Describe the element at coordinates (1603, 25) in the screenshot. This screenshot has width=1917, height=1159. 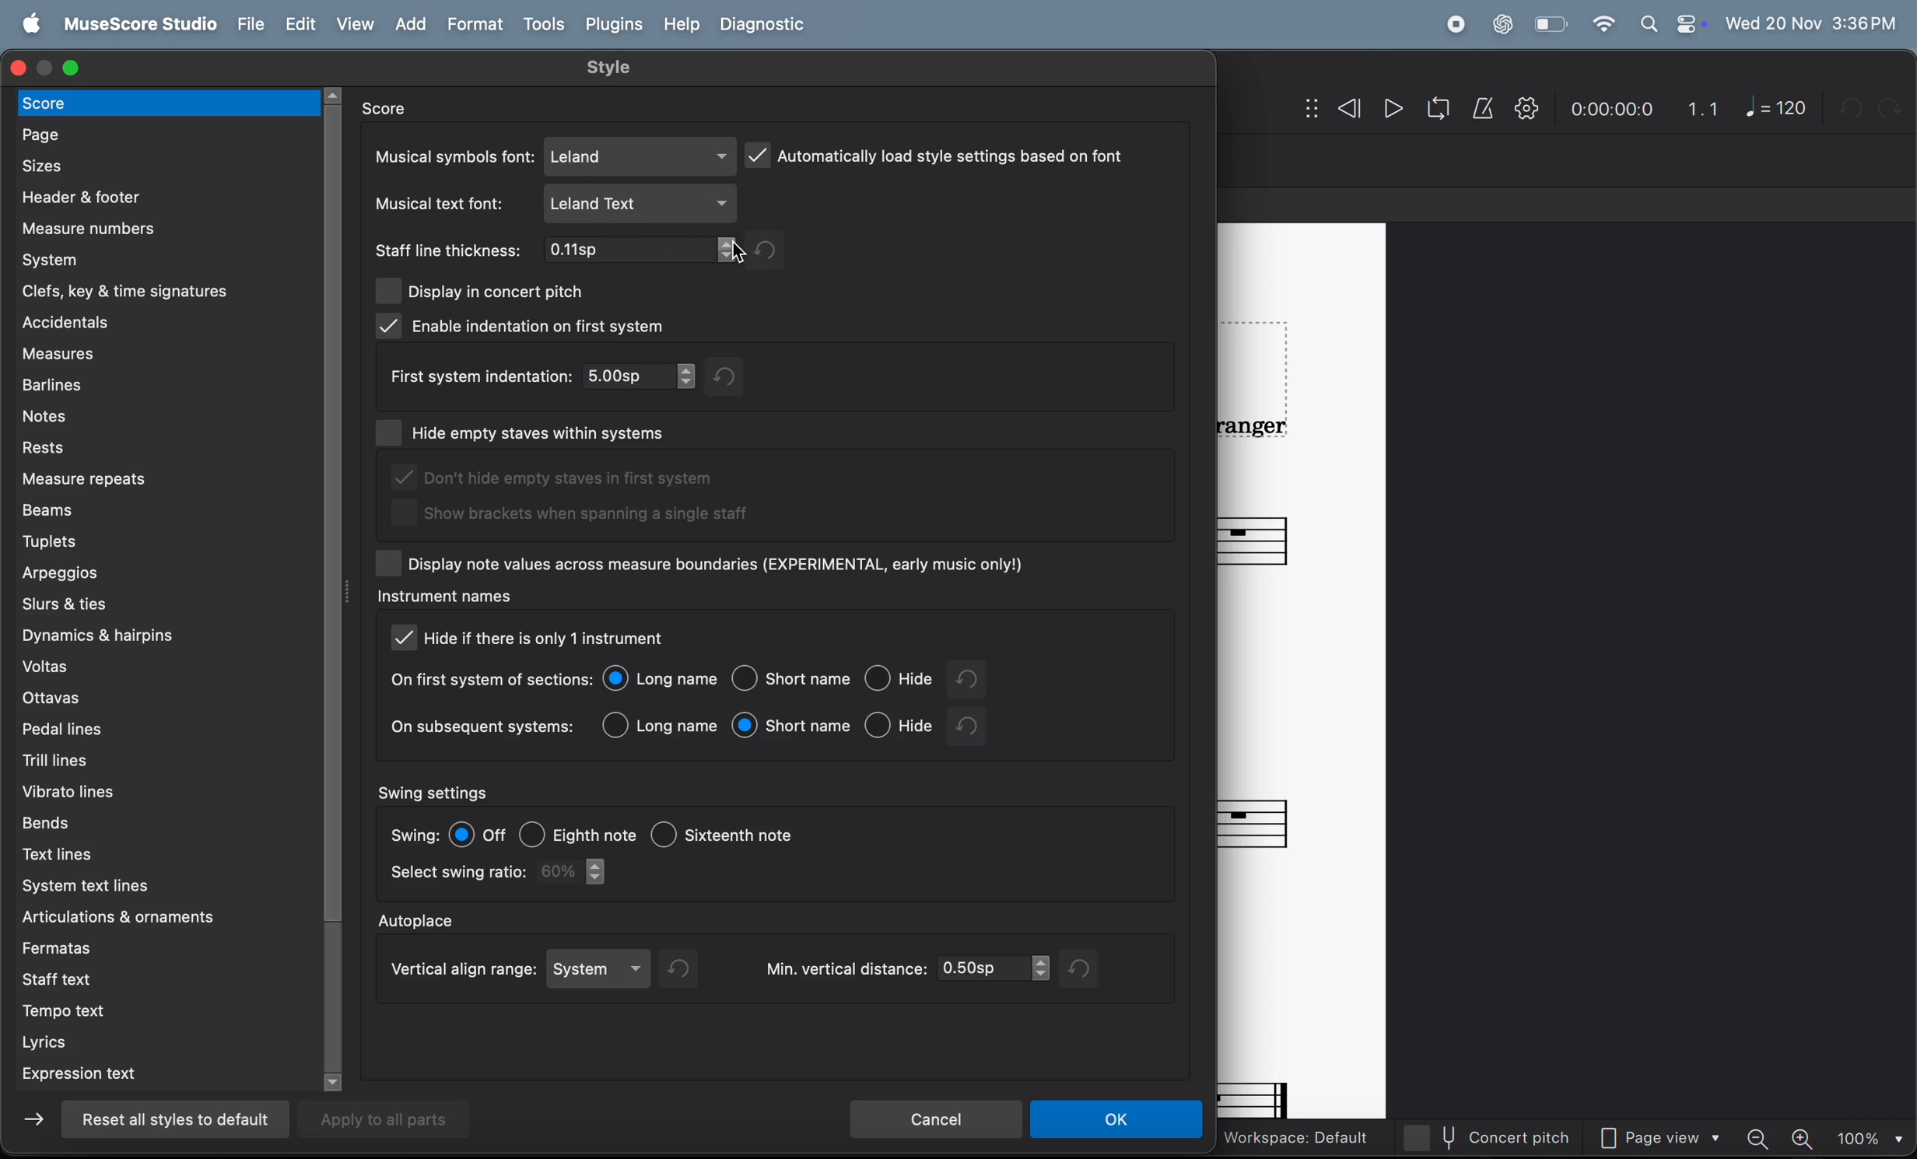
I see `wifi` at that location.